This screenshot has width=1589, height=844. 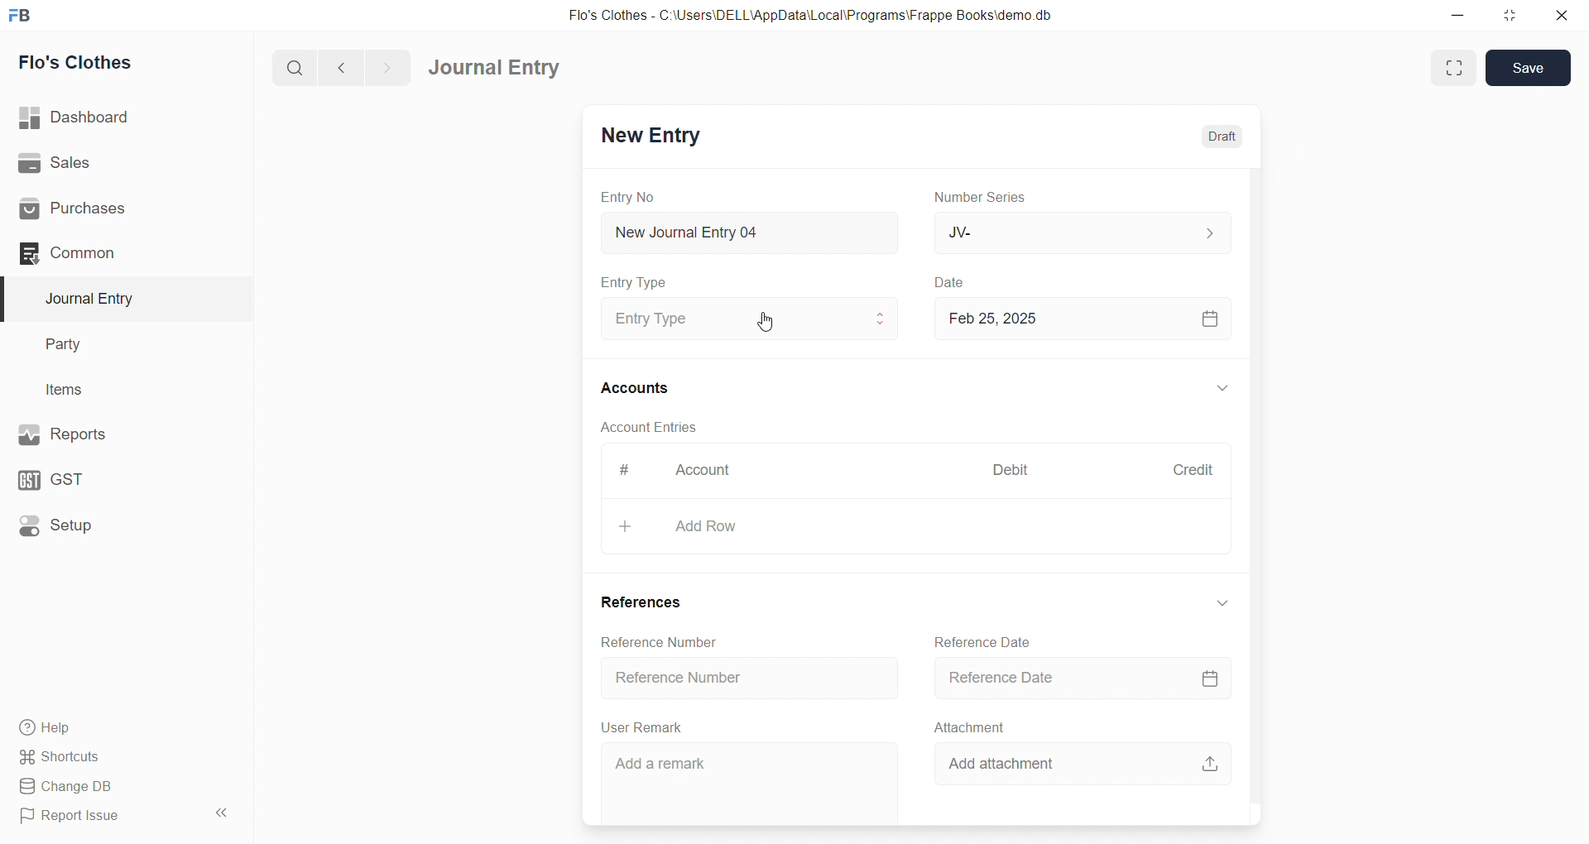 I want to click on Number Series, so click(x=983, y=196).